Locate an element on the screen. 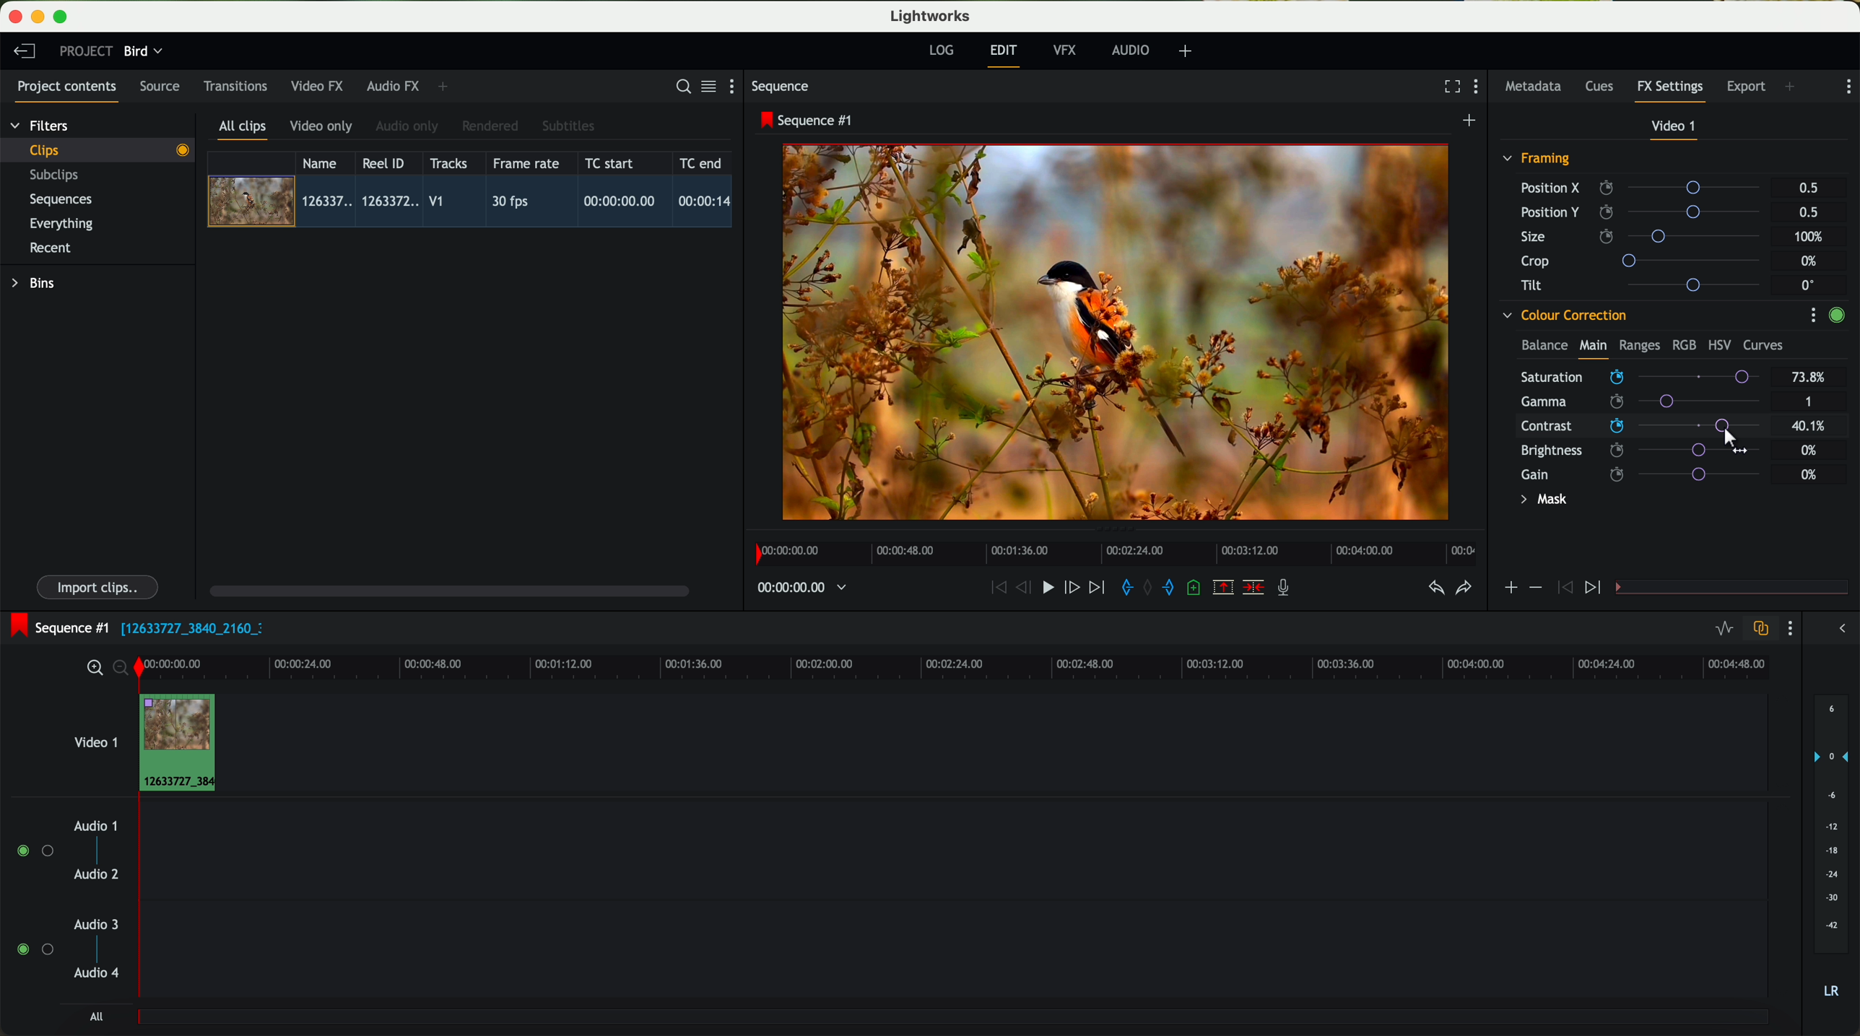 This screenshot has width=1860, height=1036. add panel is located at coordinates (1794, 88).